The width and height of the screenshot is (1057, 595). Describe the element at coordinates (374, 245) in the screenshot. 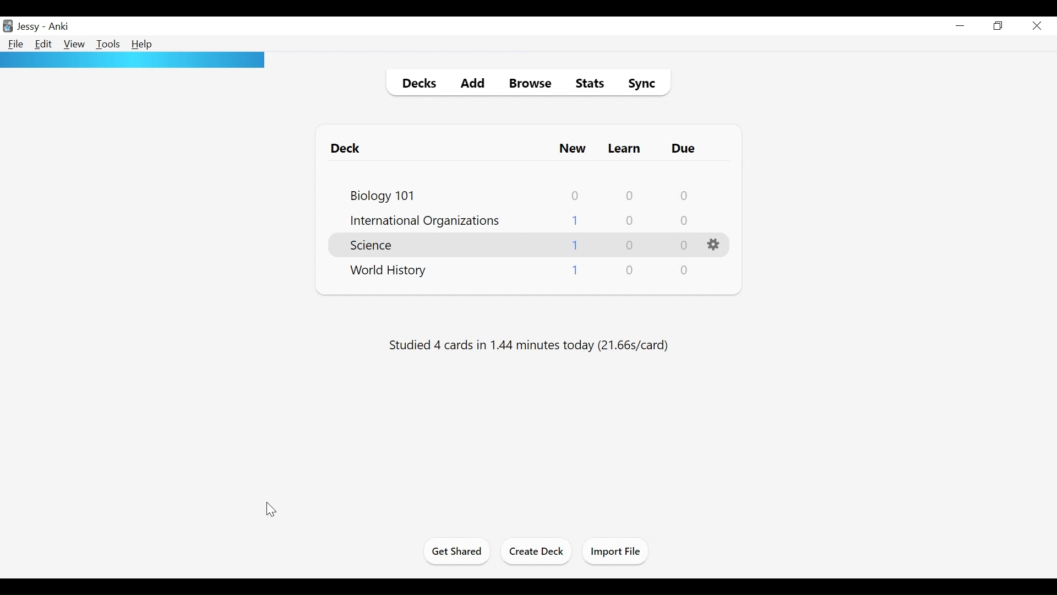

I see `Deck Name` at that location.